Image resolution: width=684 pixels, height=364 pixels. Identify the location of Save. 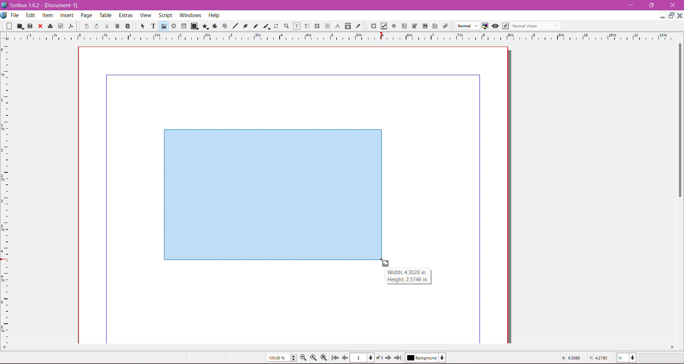
(30, 26).